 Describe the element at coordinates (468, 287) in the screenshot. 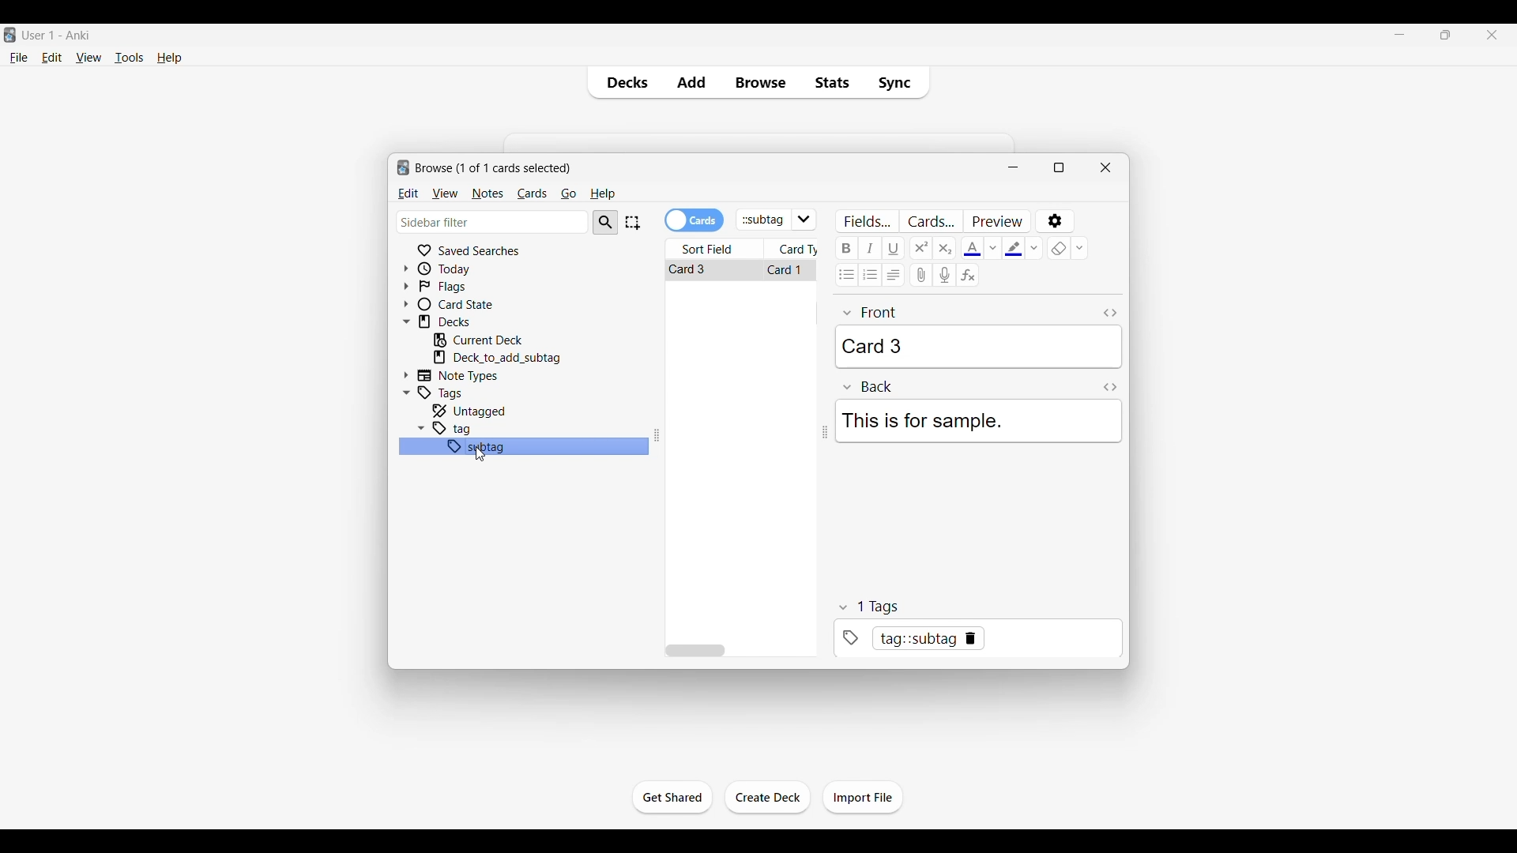

I see `Click to go to Flags ` at that location.